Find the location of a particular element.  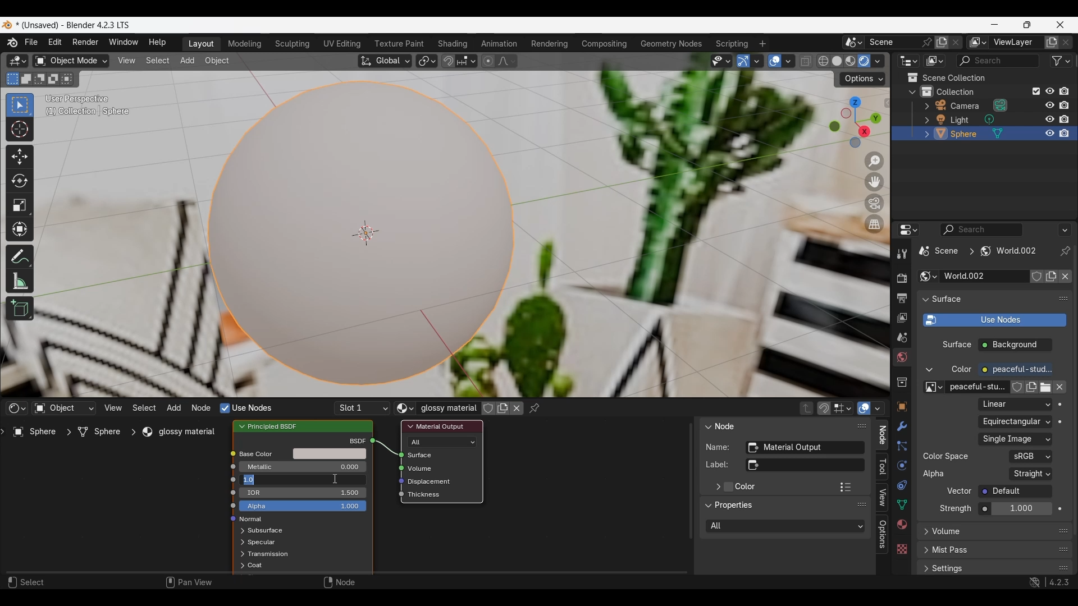

Color is located at coordinates (746, 487).